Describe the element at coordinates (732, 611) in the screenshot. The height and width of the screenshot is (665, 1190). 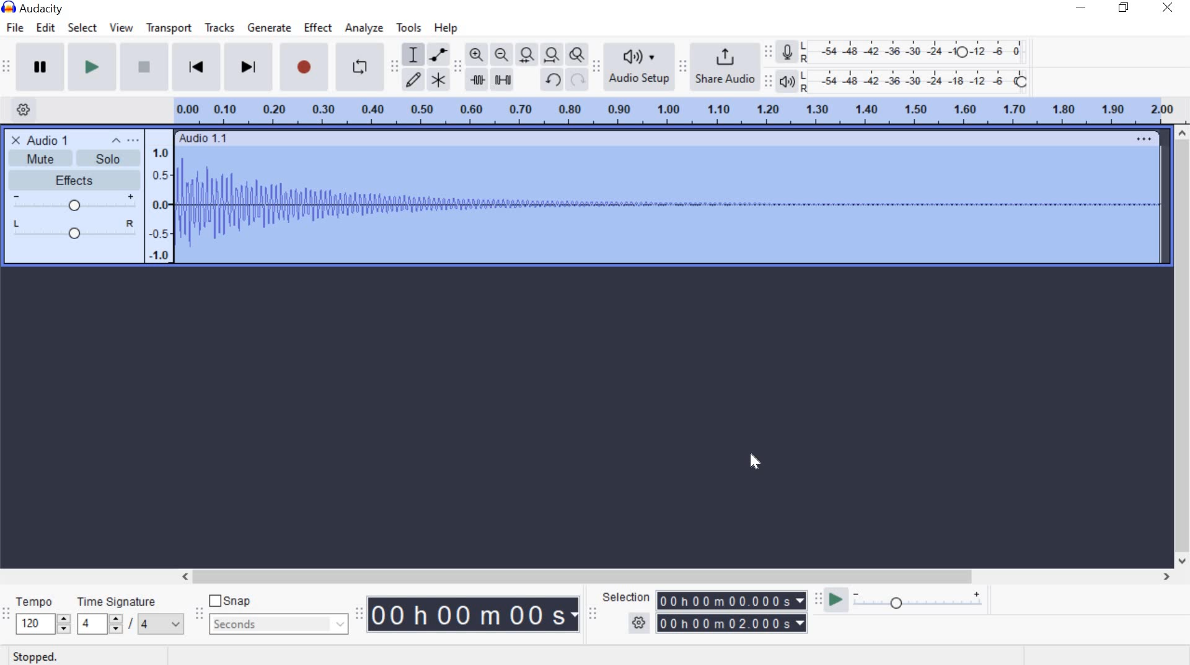
I see `selection time` at that location.